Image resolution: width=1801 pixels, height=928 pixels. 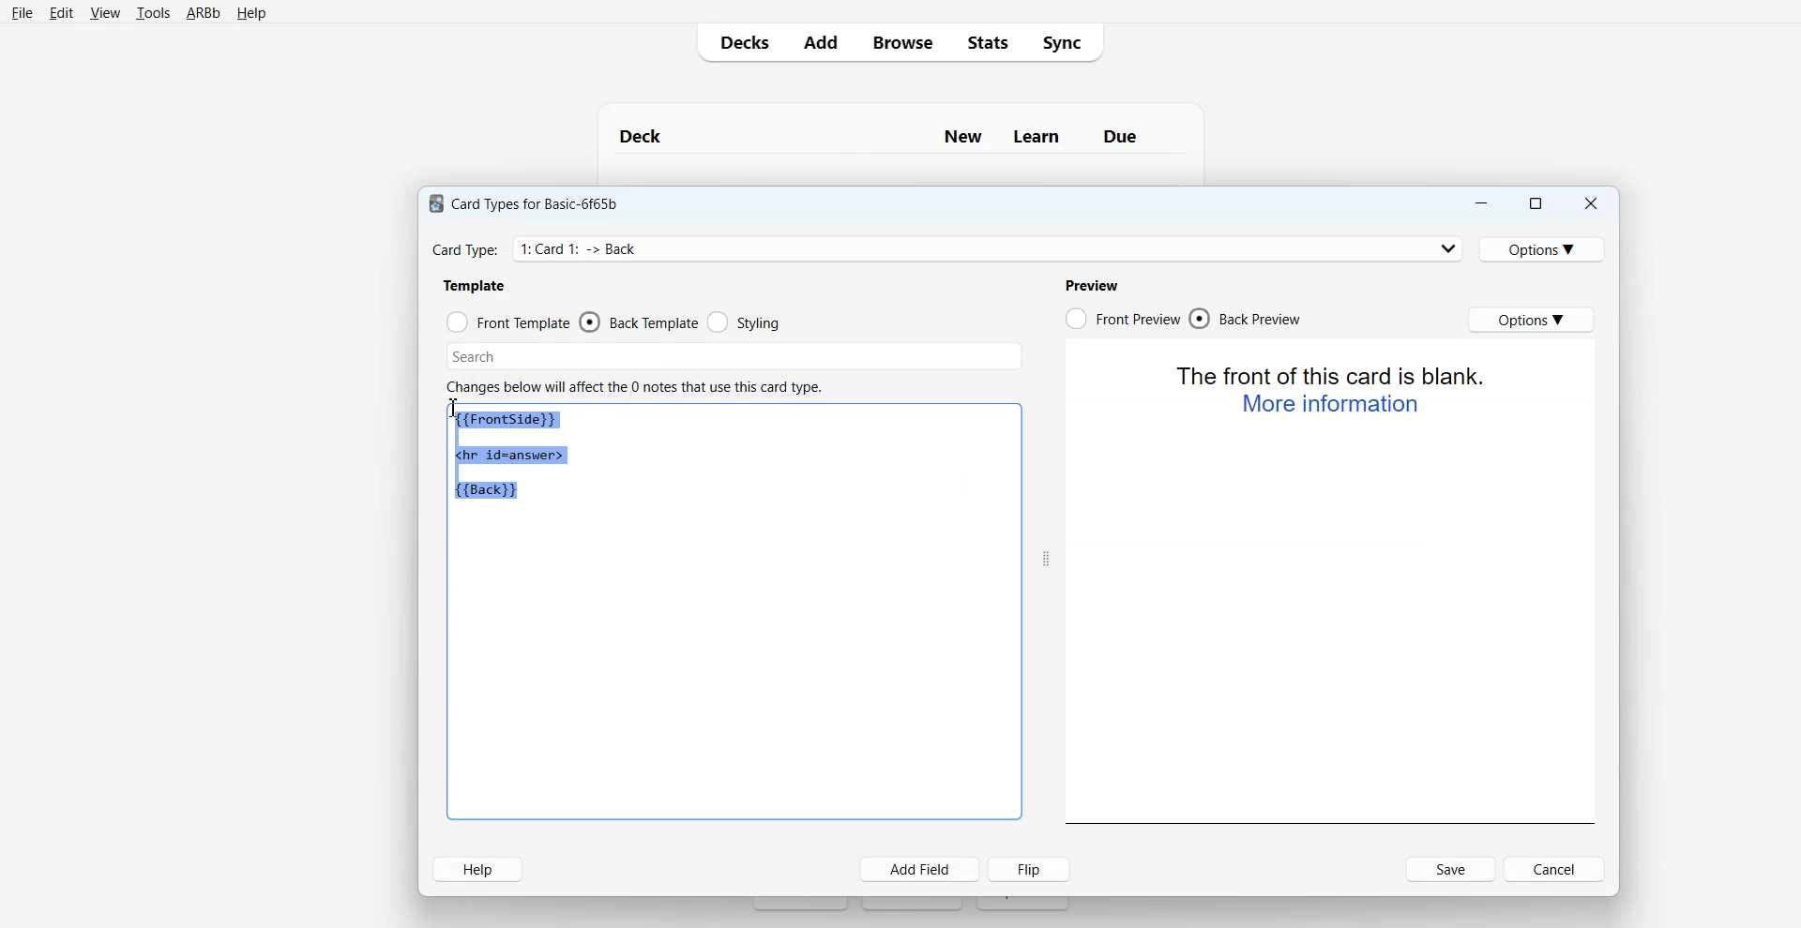 What do you see at coordinates (900, 128) in the screenshot?
I see `Text` at bounding box center [900, 128].